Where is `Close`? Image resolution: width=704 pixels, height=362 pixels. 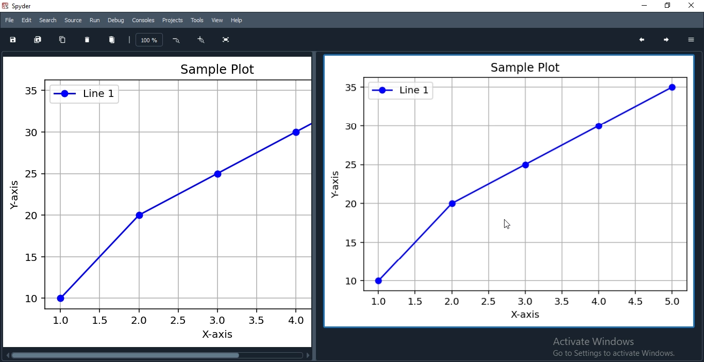
Close is located at coordinates (692, 7).